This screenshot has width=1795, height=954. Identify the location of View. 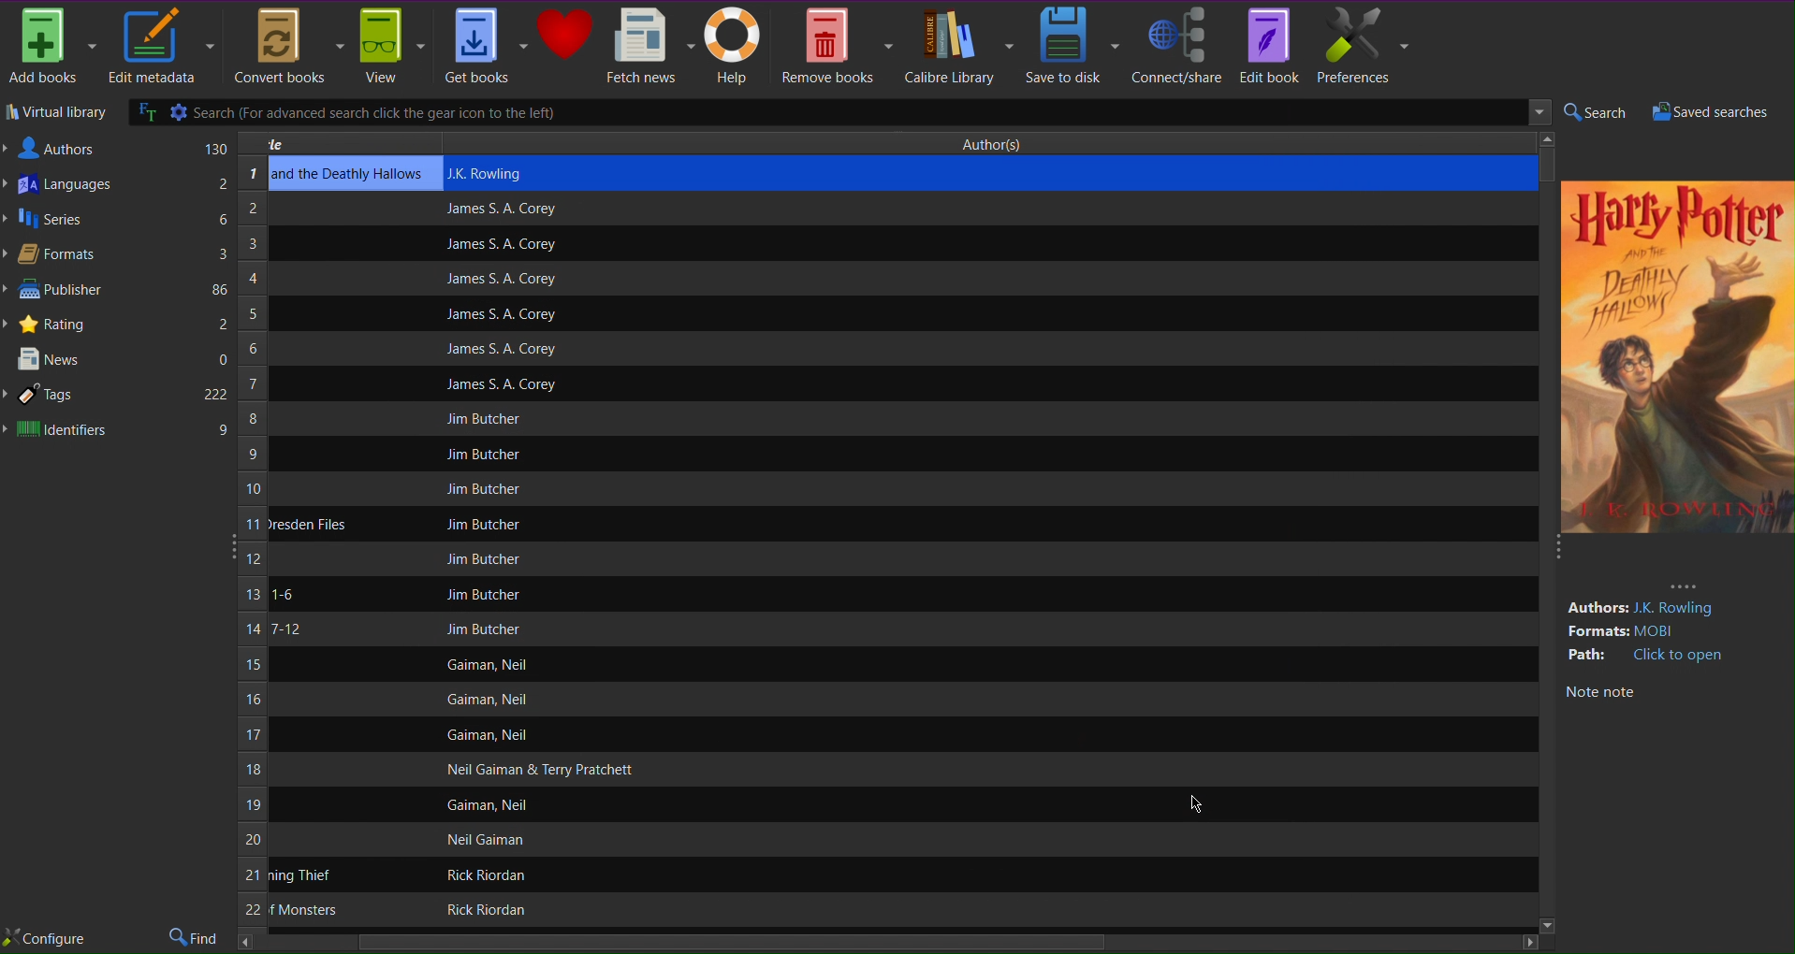
(392, 48).